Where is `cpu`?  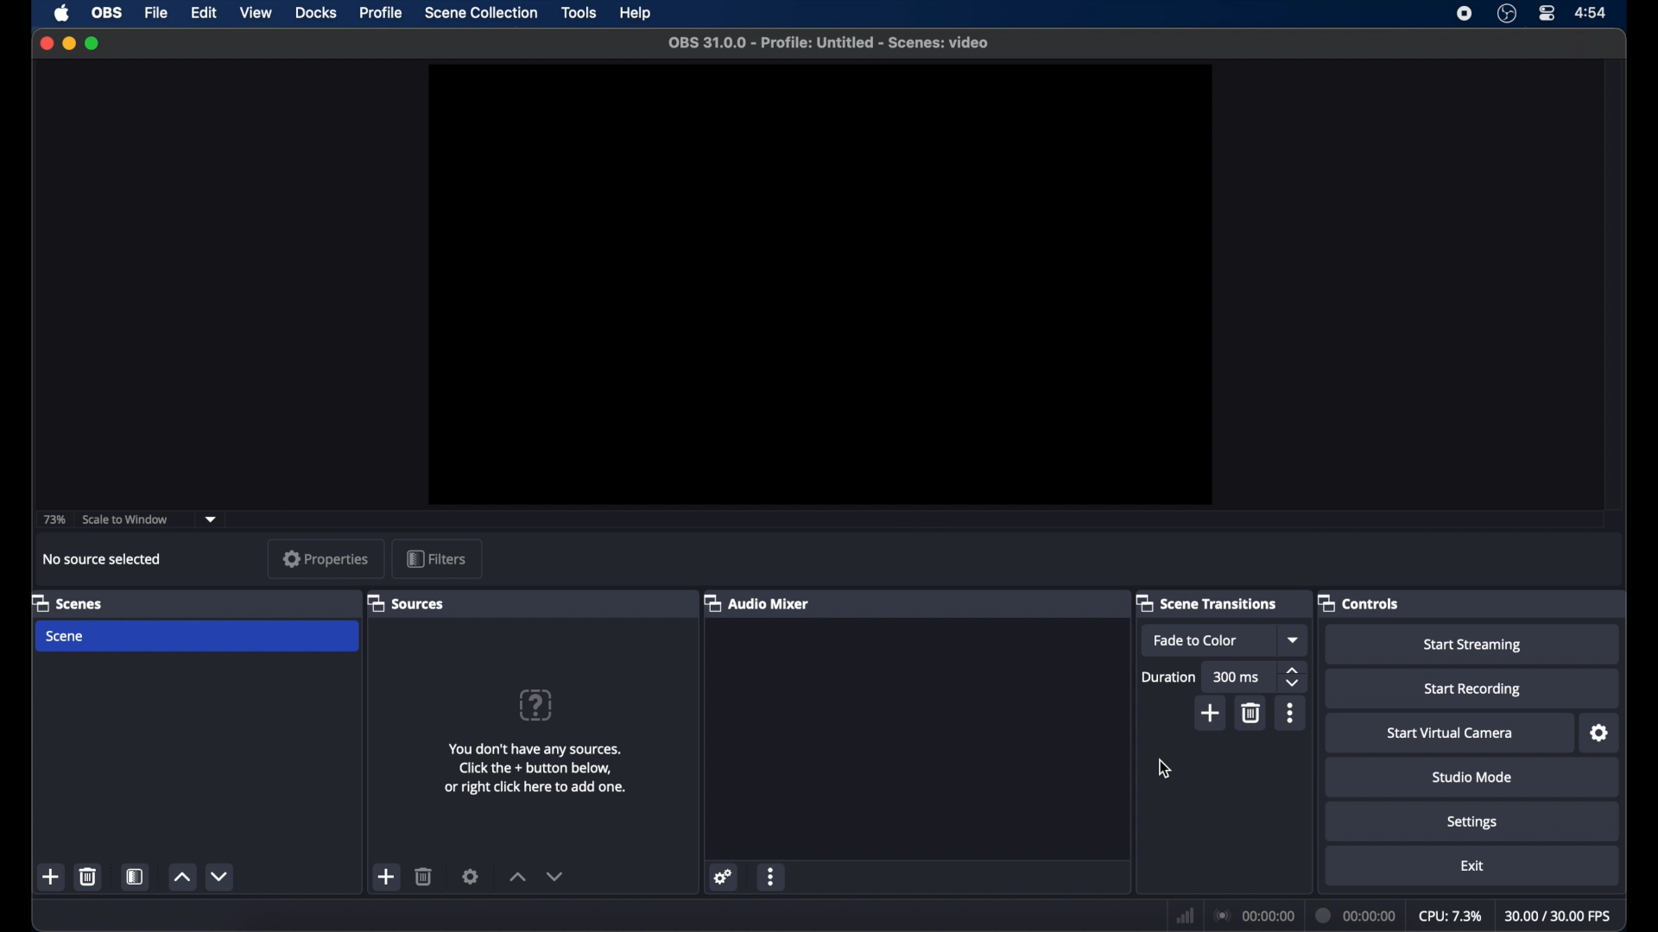 cpu is located at coordinates (1450, 916).